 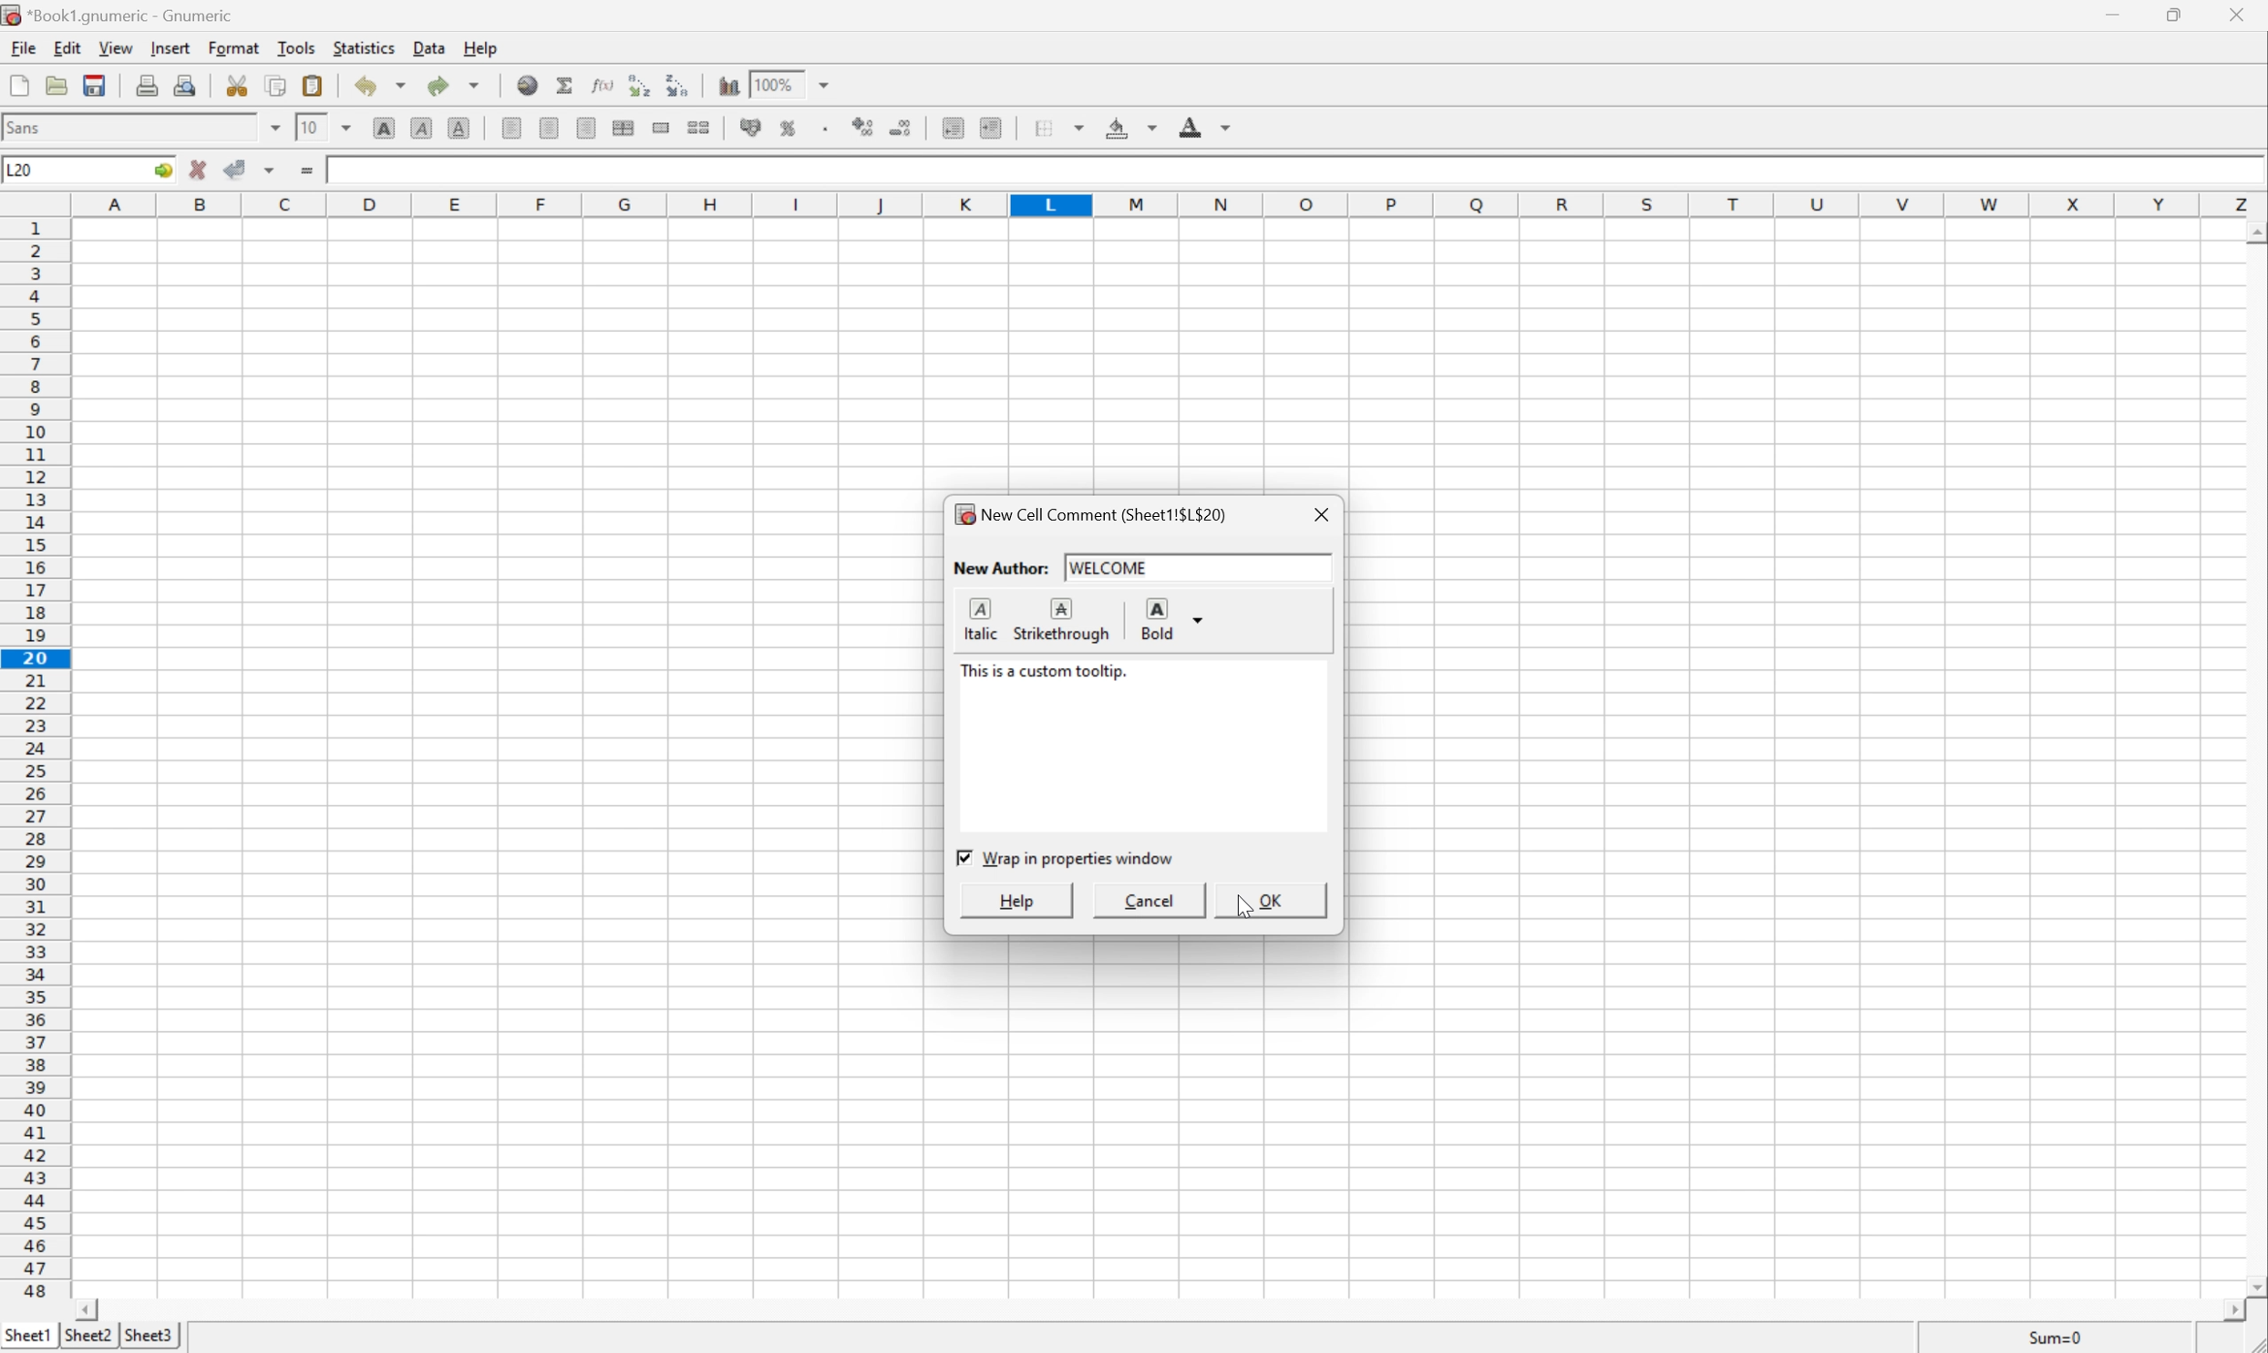 I want to click on Drop Down, so click(x=825, y=83).